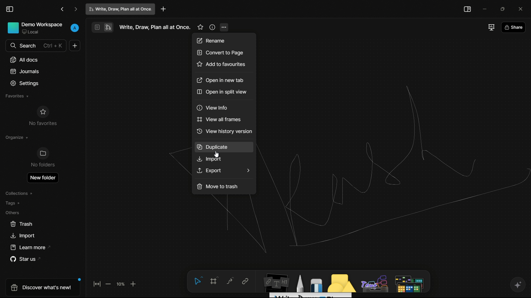 This screenshot has width=531, height=298. I want to click on open in new tab, so click(220, 81).